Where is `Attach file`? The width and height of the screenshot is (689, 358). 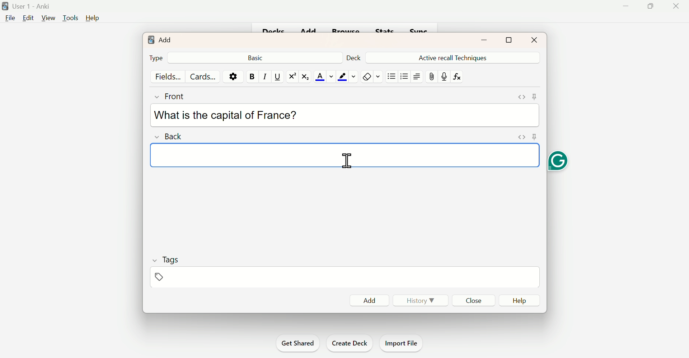
Attach file is located at coordinates (432, 77).